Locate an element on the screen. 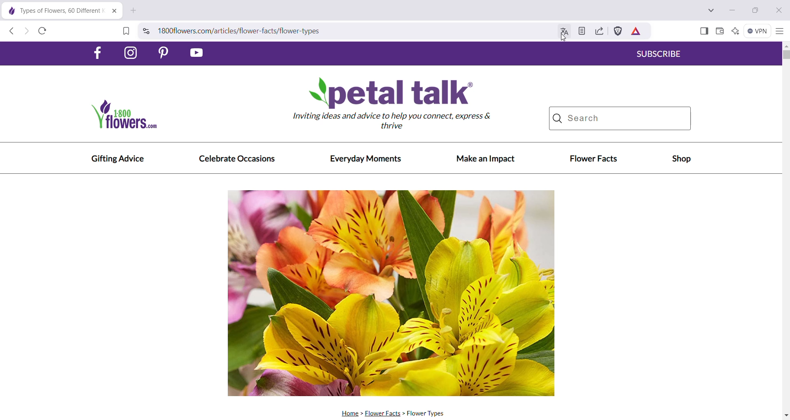  Brave Shields is located at coordinates (617, 31).